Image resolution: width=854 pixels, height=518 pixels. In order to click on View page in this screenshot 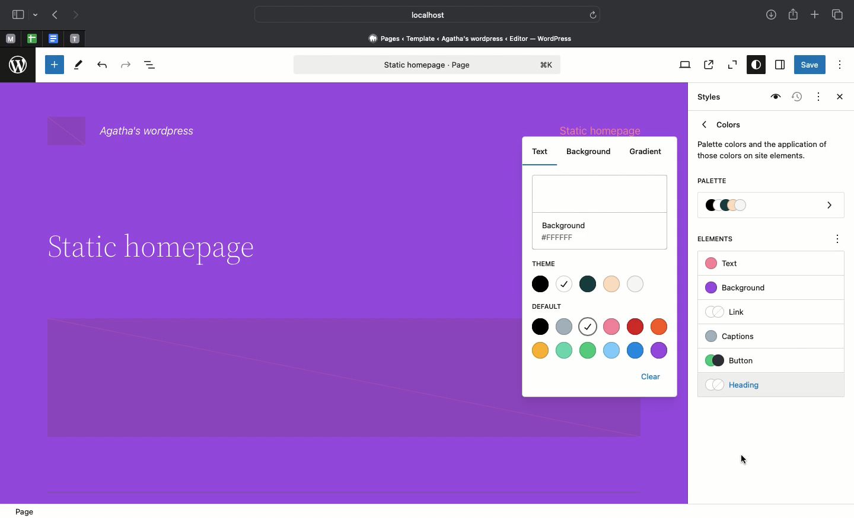, I will do `click(708, 65)`.